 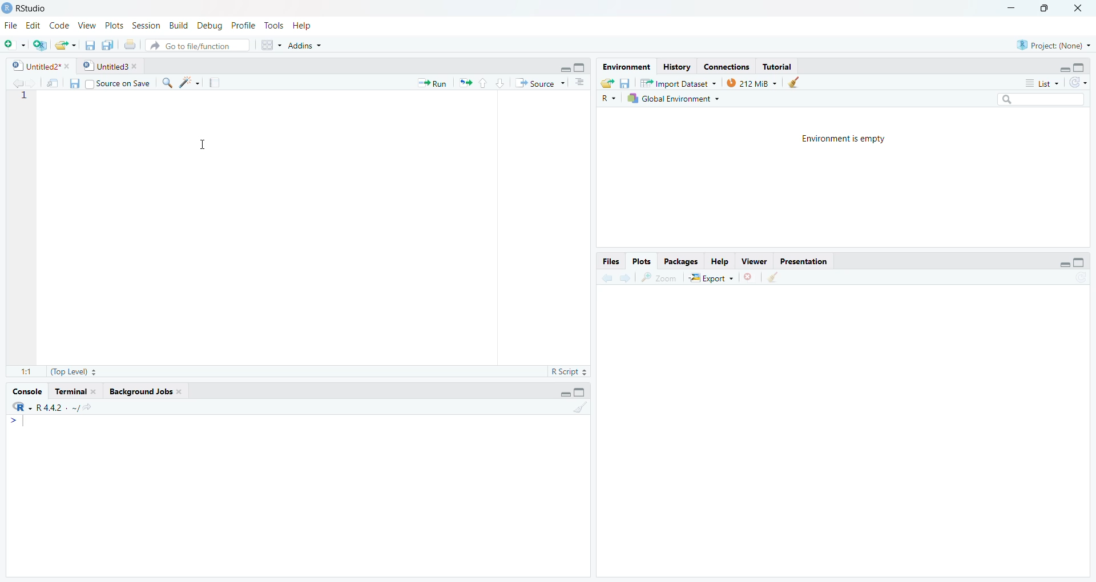 What do you see at coordinates (54, 408) in the screenshot?
I see `R .R.4.4.2` at bounding box center [54, 408].